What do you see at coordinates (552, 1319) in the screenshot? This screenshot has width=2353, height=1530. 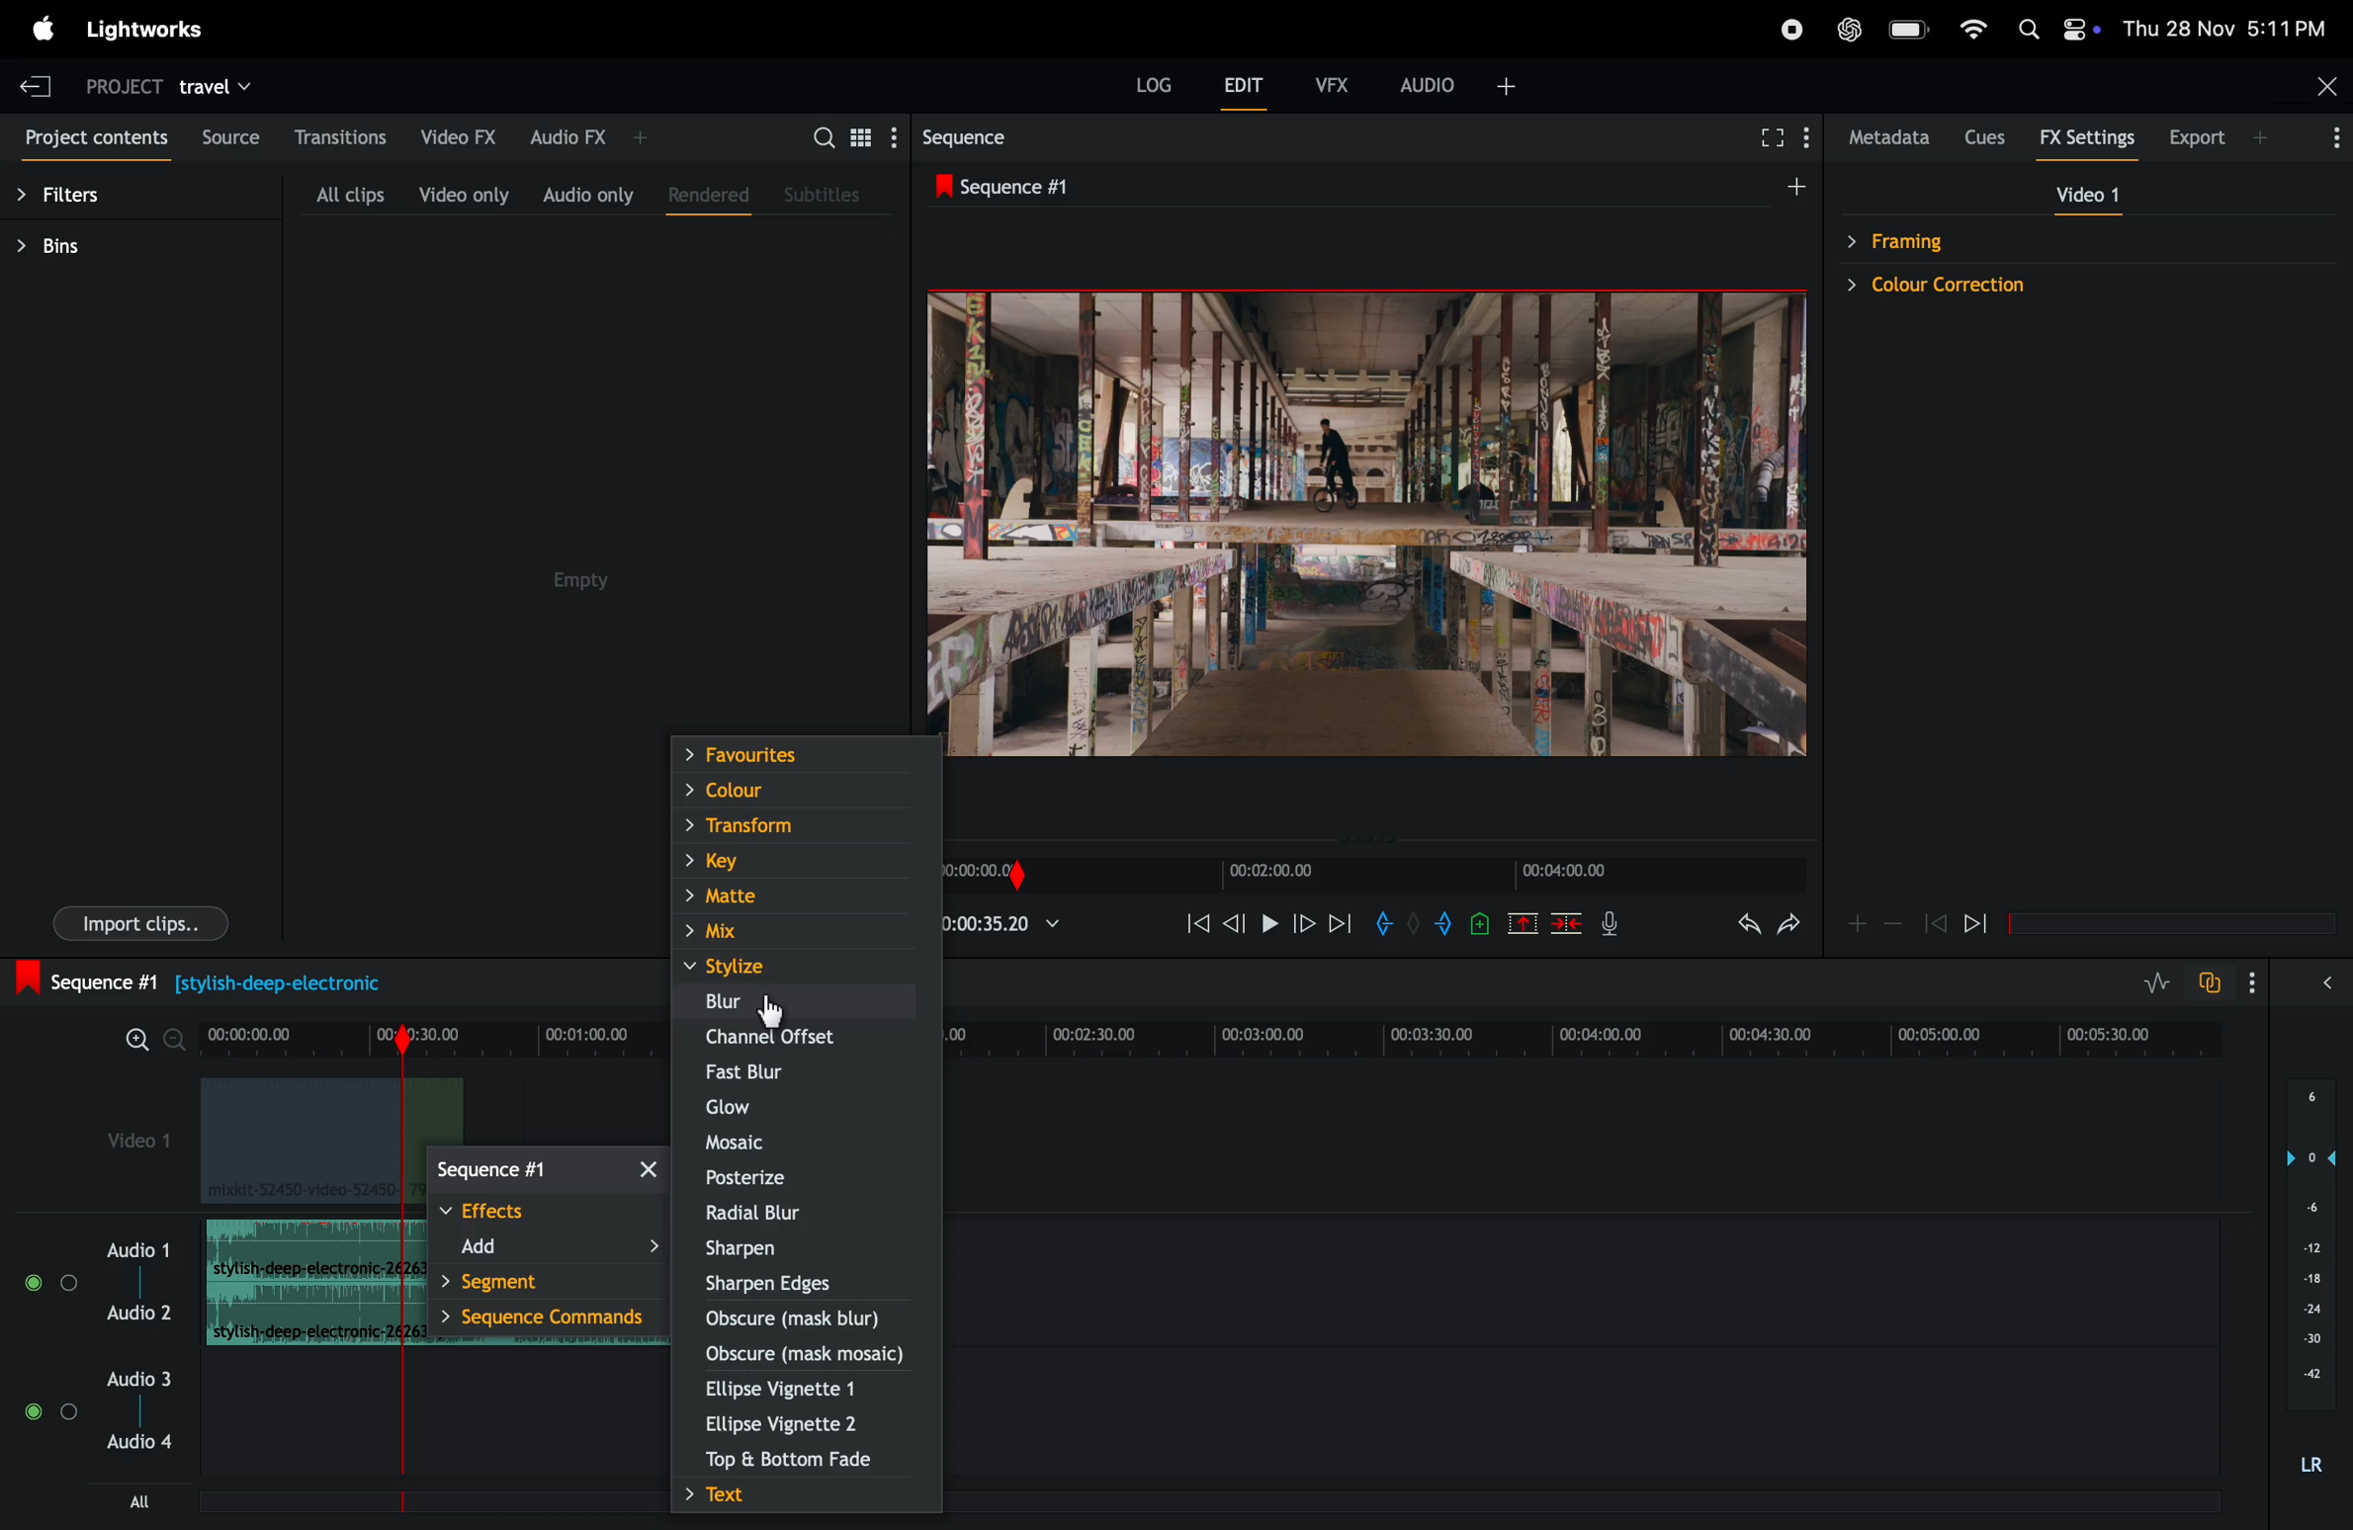 I see `sequence commands` at bounding box center [552, 1319].